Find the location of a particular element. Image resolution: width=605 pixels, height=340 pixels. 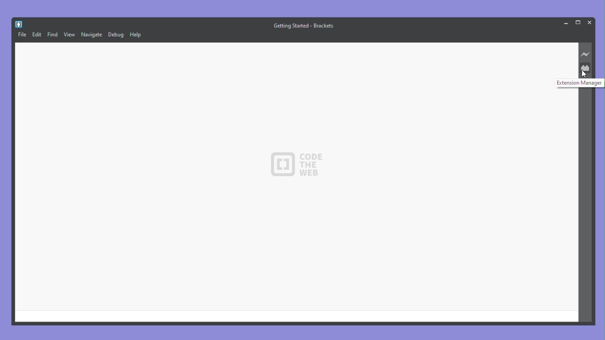

File is located at coordinates (22, 35).